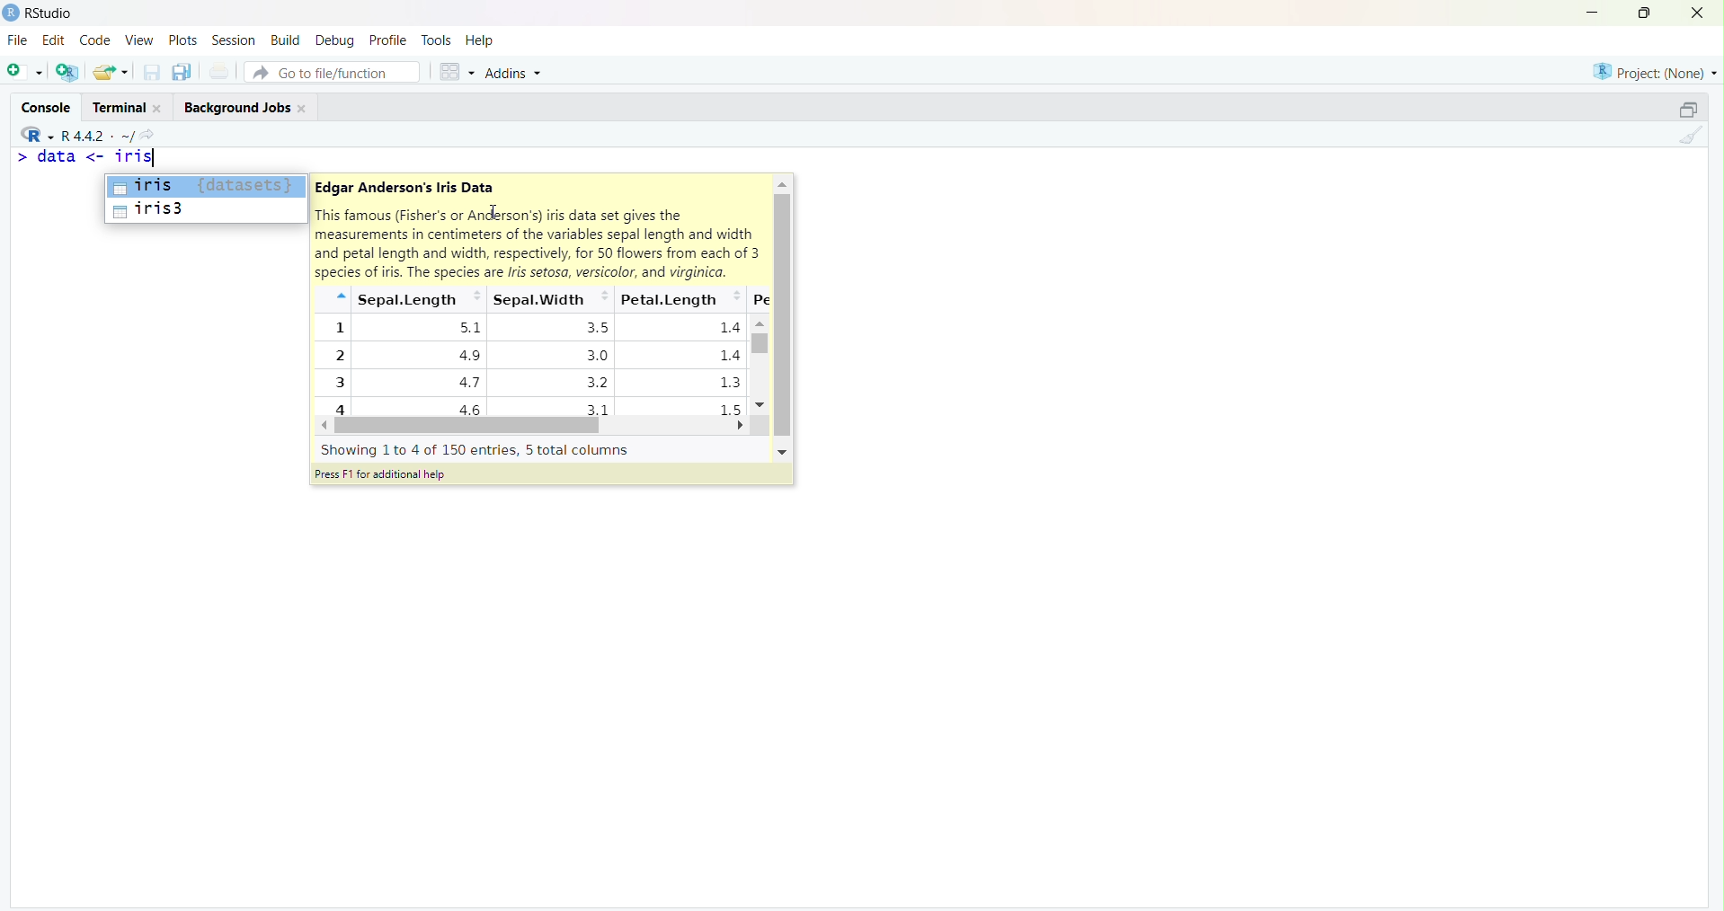 The image size is (1724, 911). Describe the element at coordinates (156, 133) in the screenshot. I see `View the current working directory` at that location.